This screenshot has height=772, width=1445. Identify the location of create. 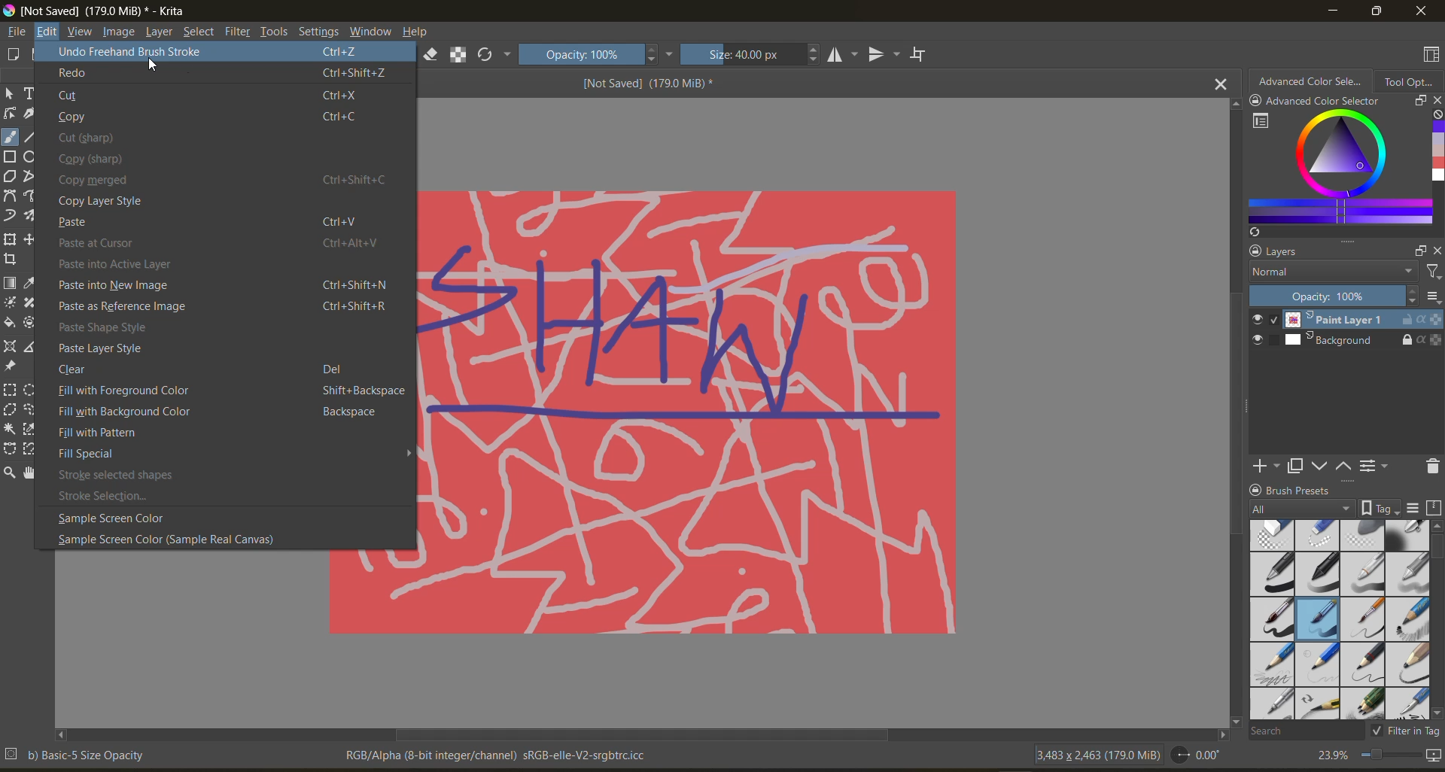
(13, 53).